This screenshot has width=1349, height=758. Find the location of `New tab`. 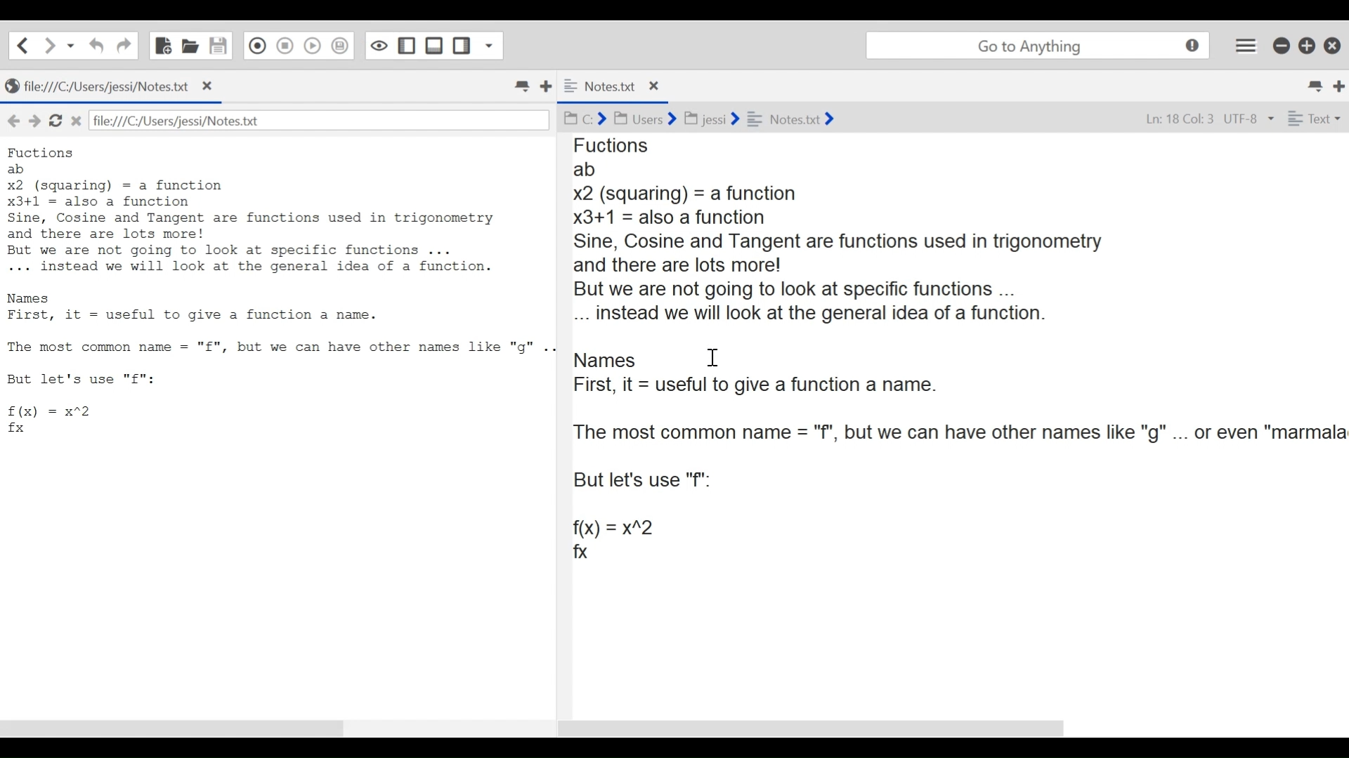

New tab is located at coordinates (549, 88).